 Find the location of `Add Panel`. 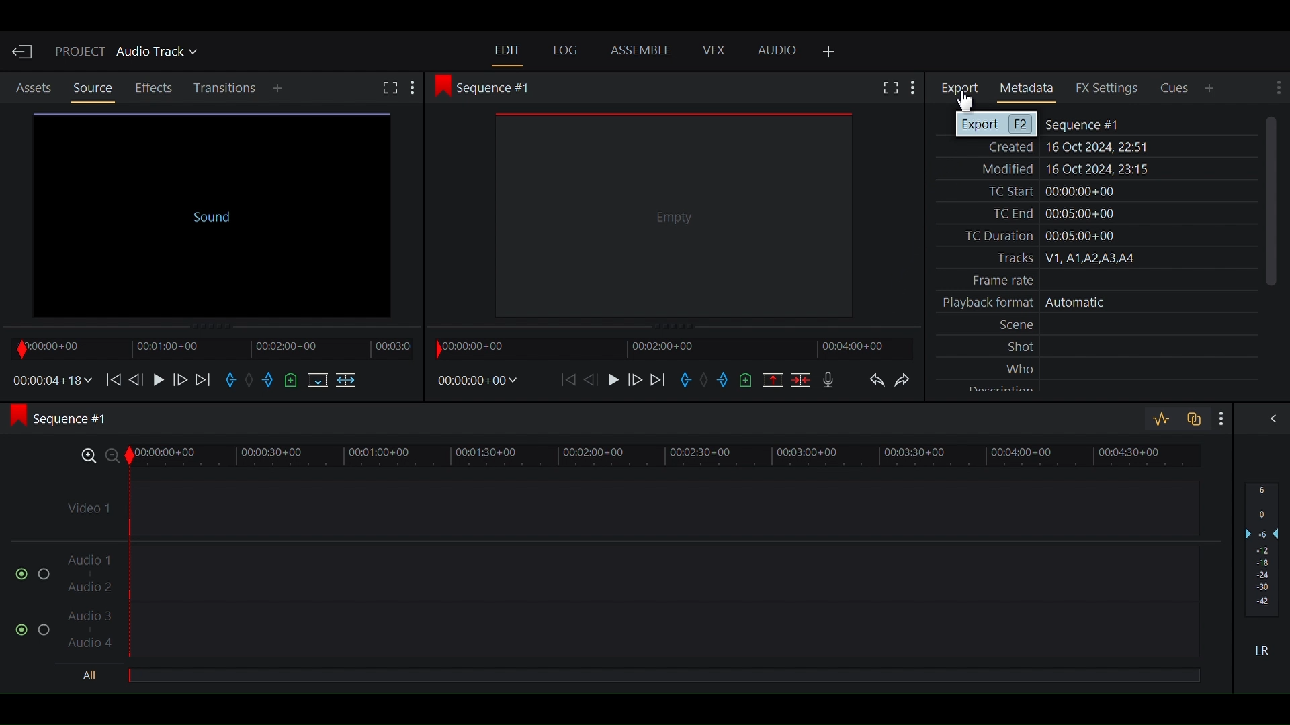

Add Panel is located at coordinates (829, 53).